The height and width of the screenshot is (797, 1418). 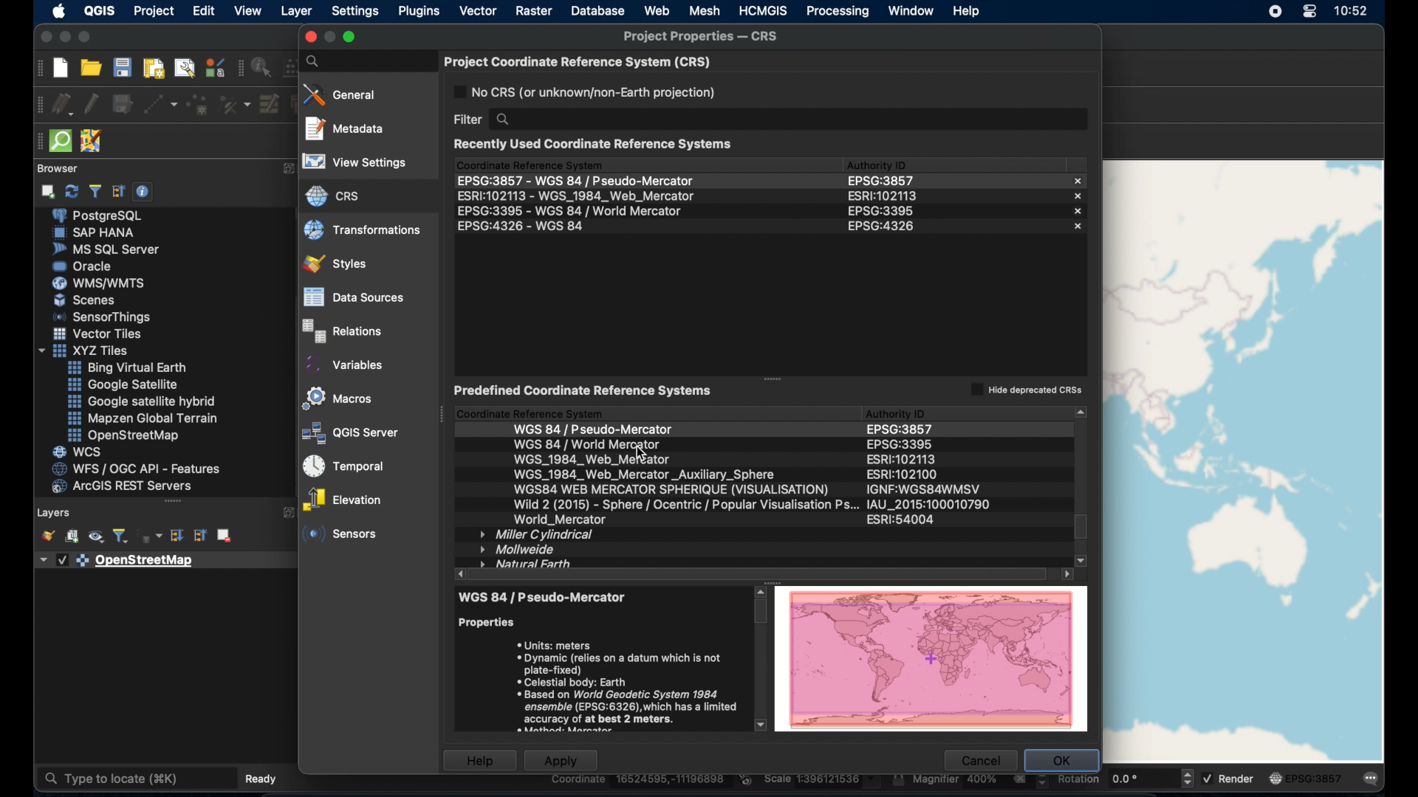 What do you see at coordinates (646, 475) in the screenshot?
I see `wsg 1984` at bounding box center [646, 475].